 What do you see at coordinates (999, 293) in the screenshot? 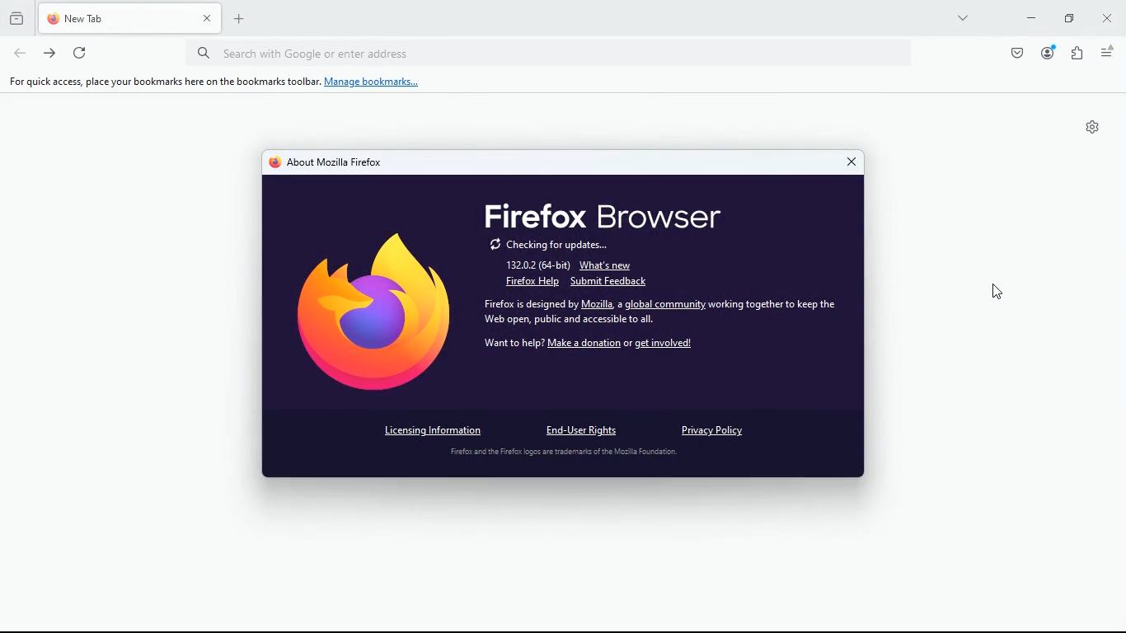
I see `Cursor` at bounding box center [999, 293].